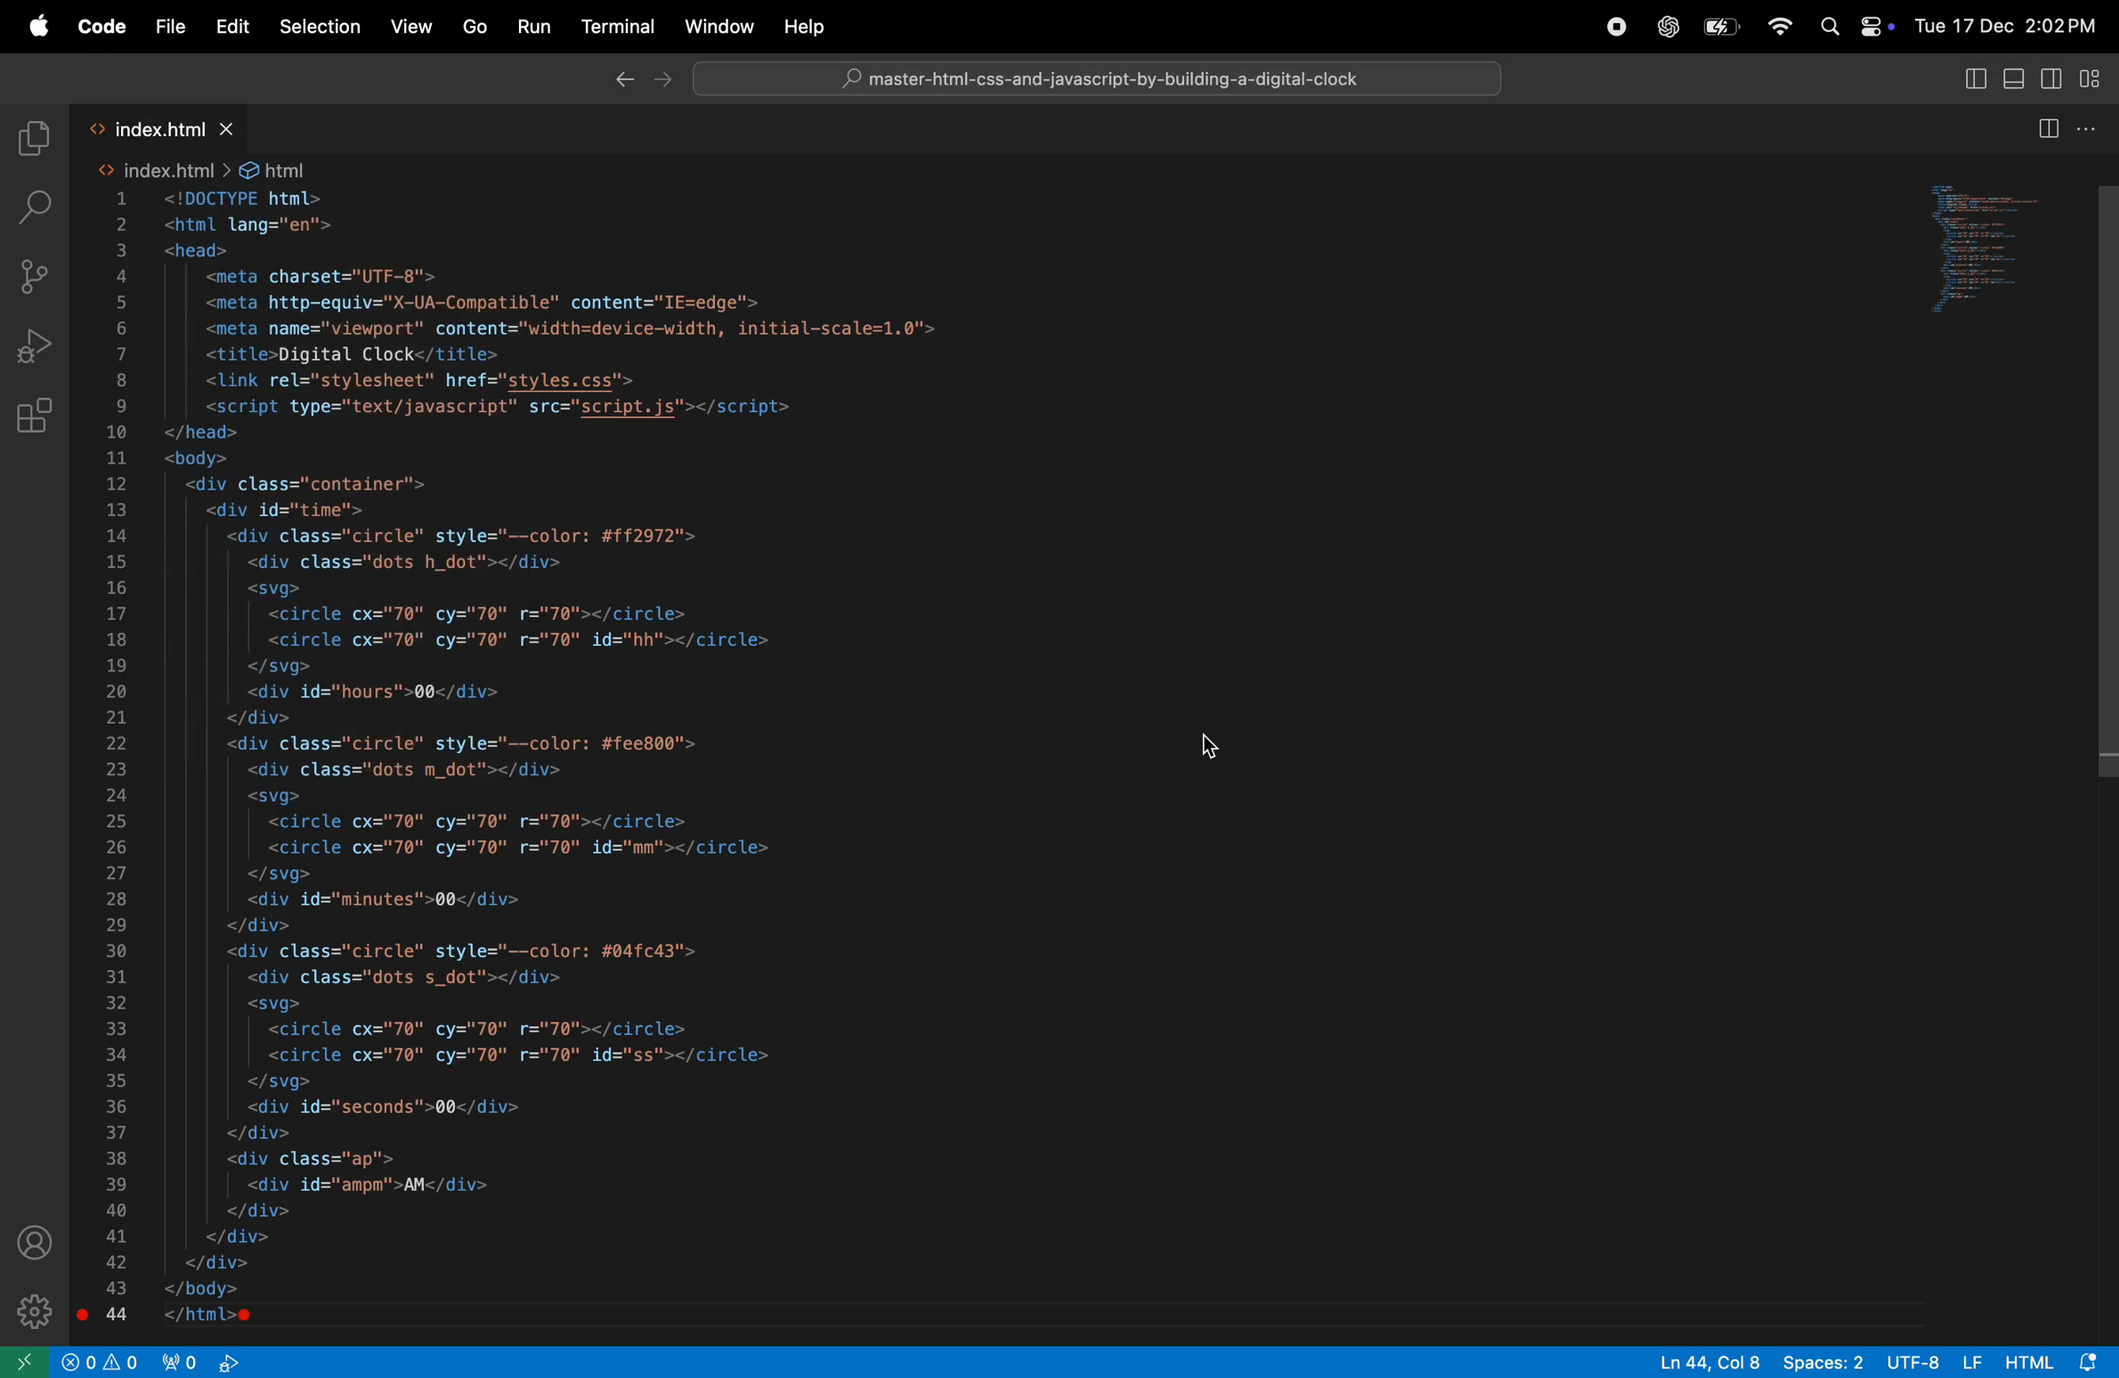 The width and height of the screenshot is (2119, 1378). What do you see at coordinates (537, 26) in the screenshot?
I see `run` at bounding box center [537, 26].